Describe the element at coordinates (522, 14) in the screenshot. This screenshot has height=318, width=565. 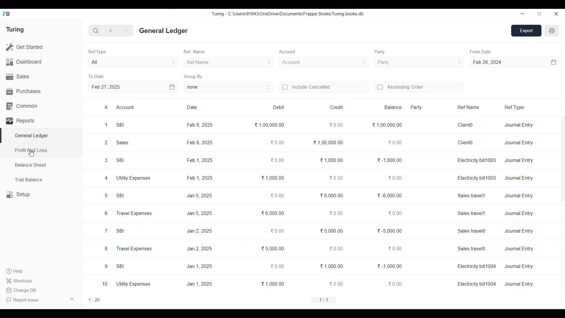
I see `Minimize` at that location.